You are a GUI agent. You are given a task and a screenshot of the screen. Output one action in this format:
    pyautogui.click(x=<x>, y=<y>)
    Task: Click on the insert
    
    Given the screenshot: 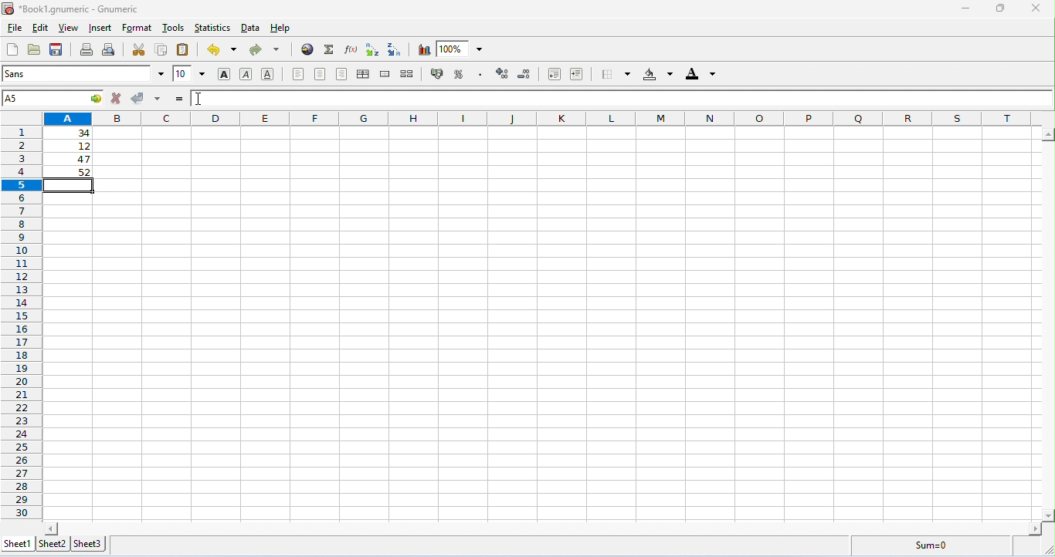 What is the action you would take?
    pyautogui.click(x=102, y=28)
    